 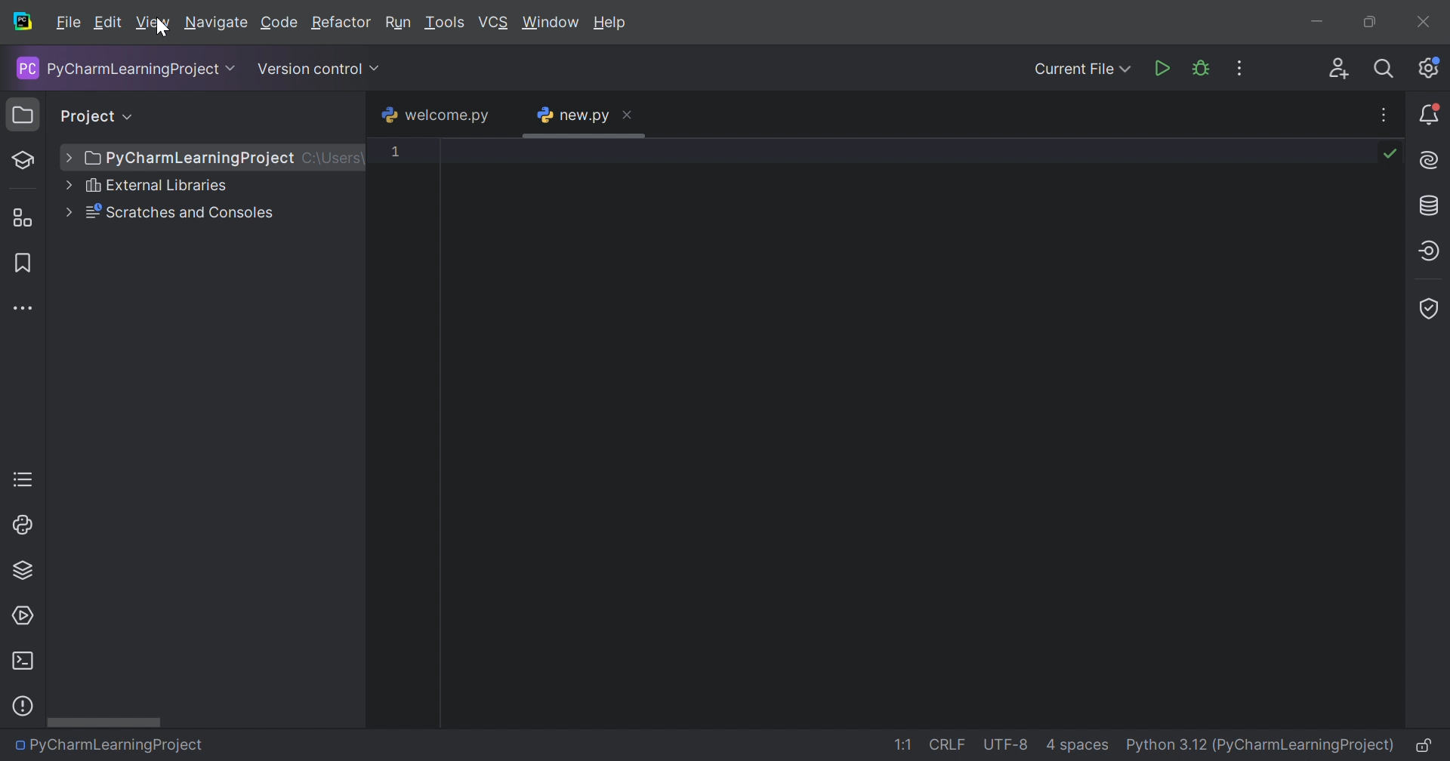 What do you see at coordinates (567, 116) in the screenshot?
I see `new.py` at bounding box center [567, 116].